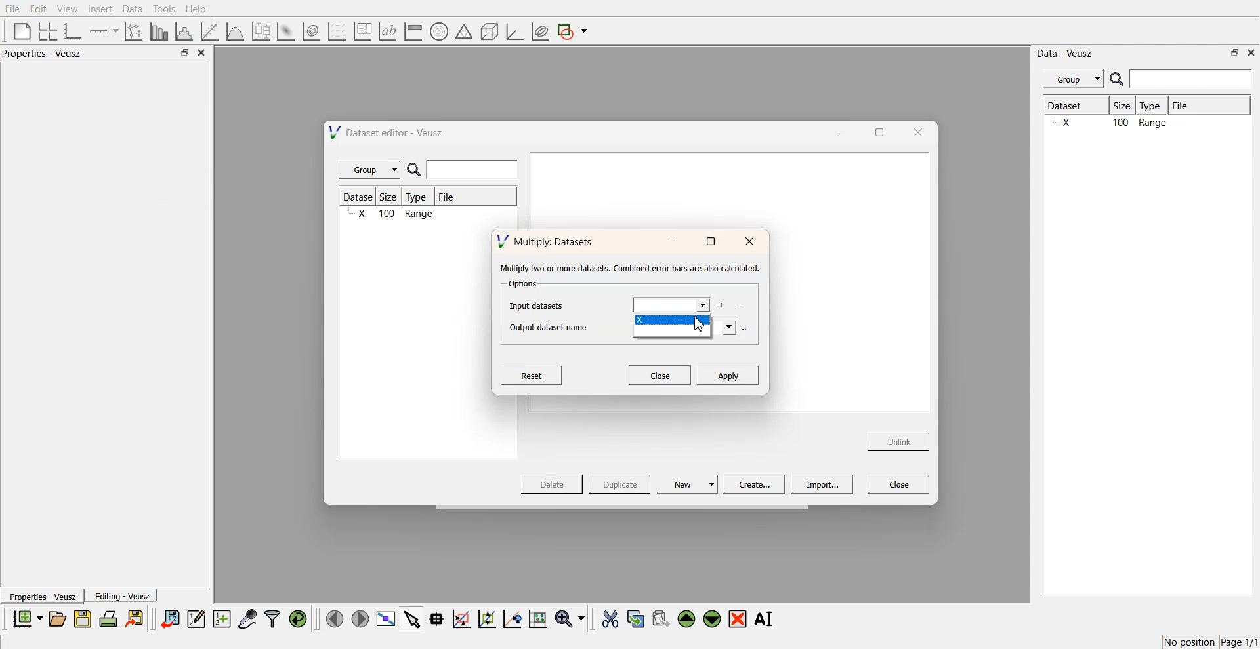 This screenshot has height=649, width=1260. I want to click on Properties - Veusz, so click(42, 597).